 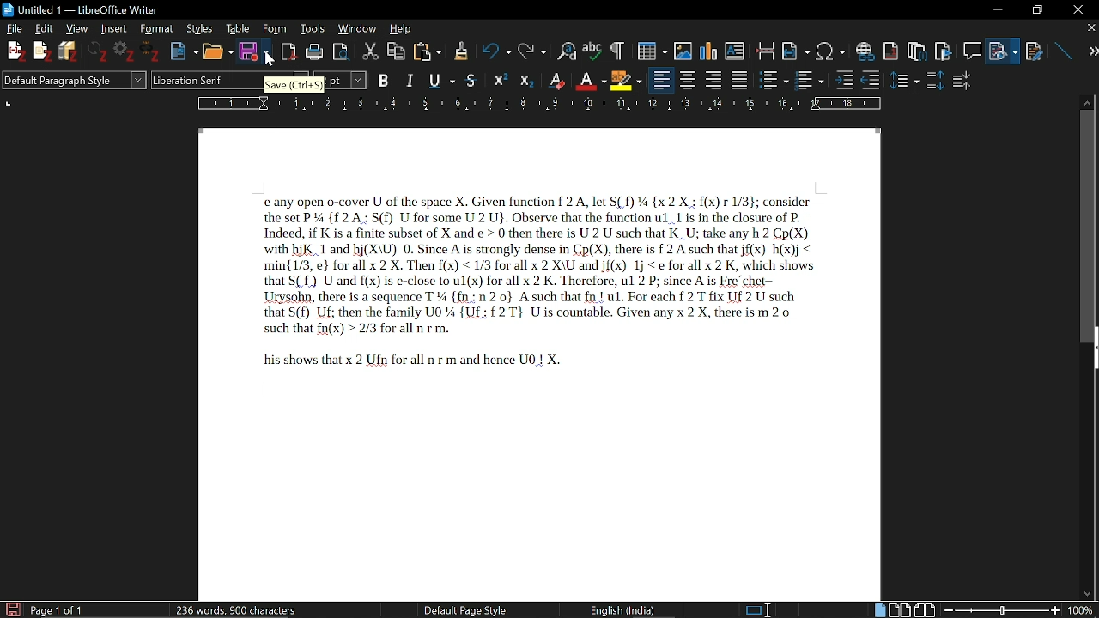 What do you see at coordinates (126, 53) in the screenshot?
I see `Settings` at bounding box center [126, 53].